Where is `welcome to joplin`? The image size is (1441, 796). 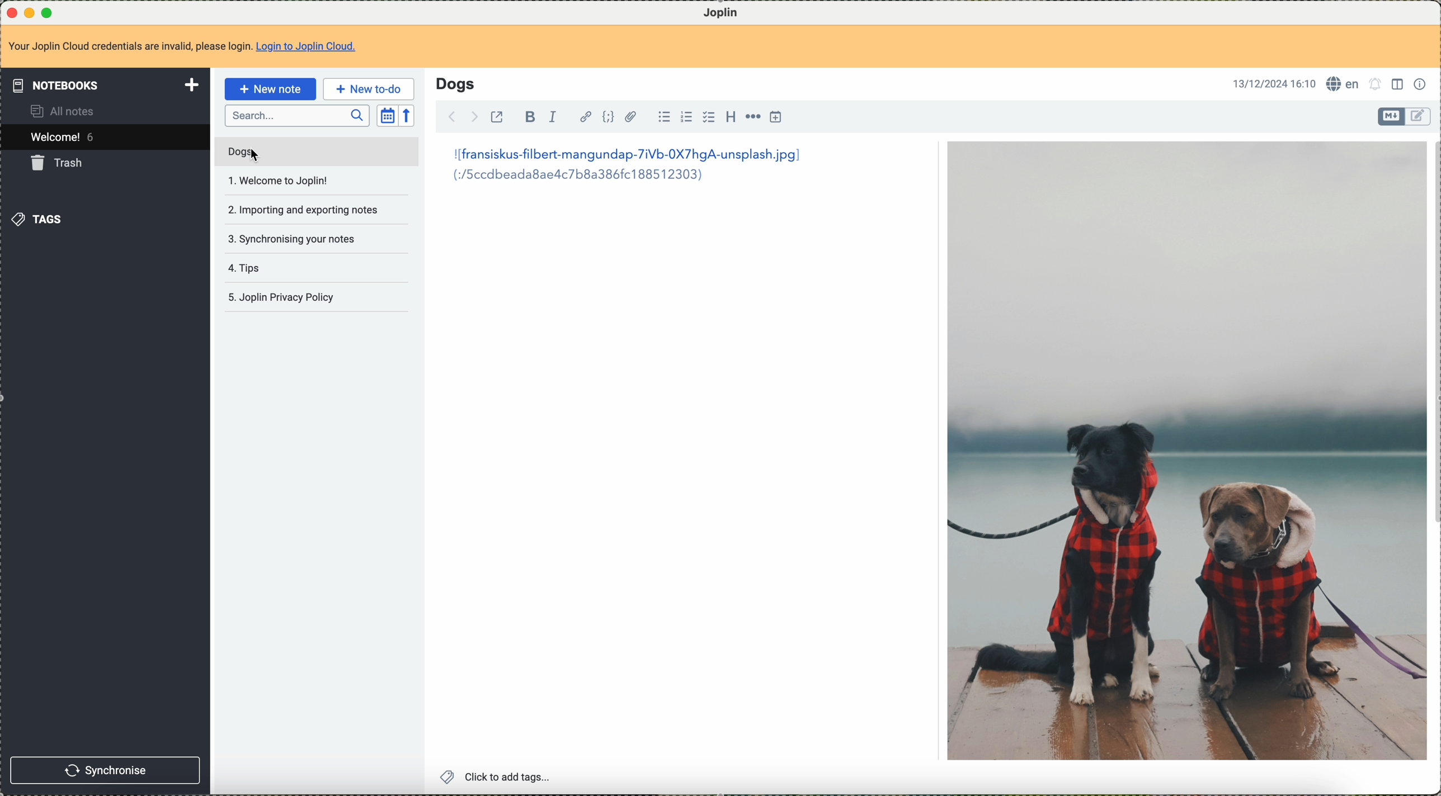 welcome to joplin is located at coordinates (281, 180).